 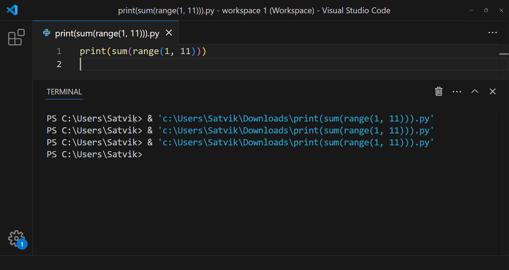 What do you see at coordinates (486, 10) in the screenshot?
I see `maximize` at bounding box center [486, 10].